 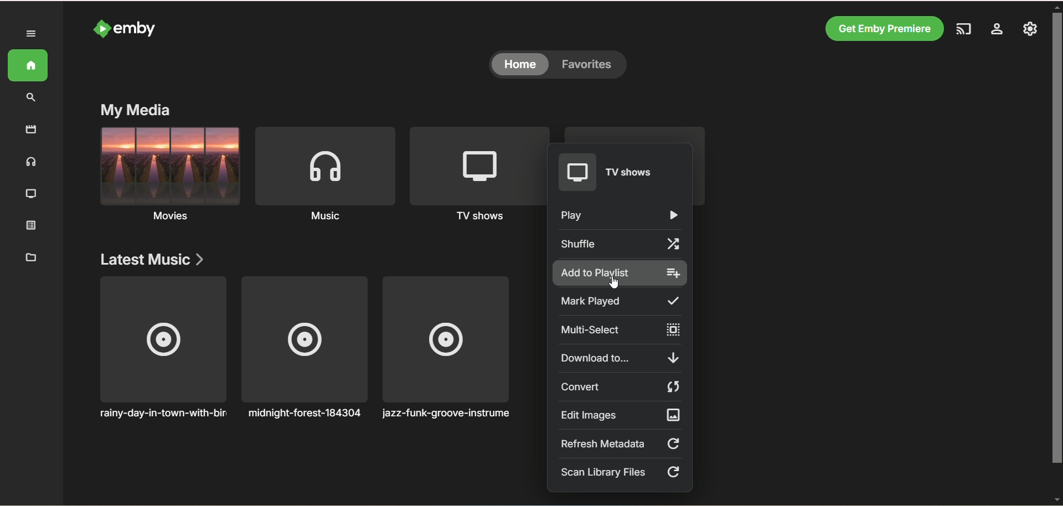 I want to click on Music album, so click(x=162, y=348).